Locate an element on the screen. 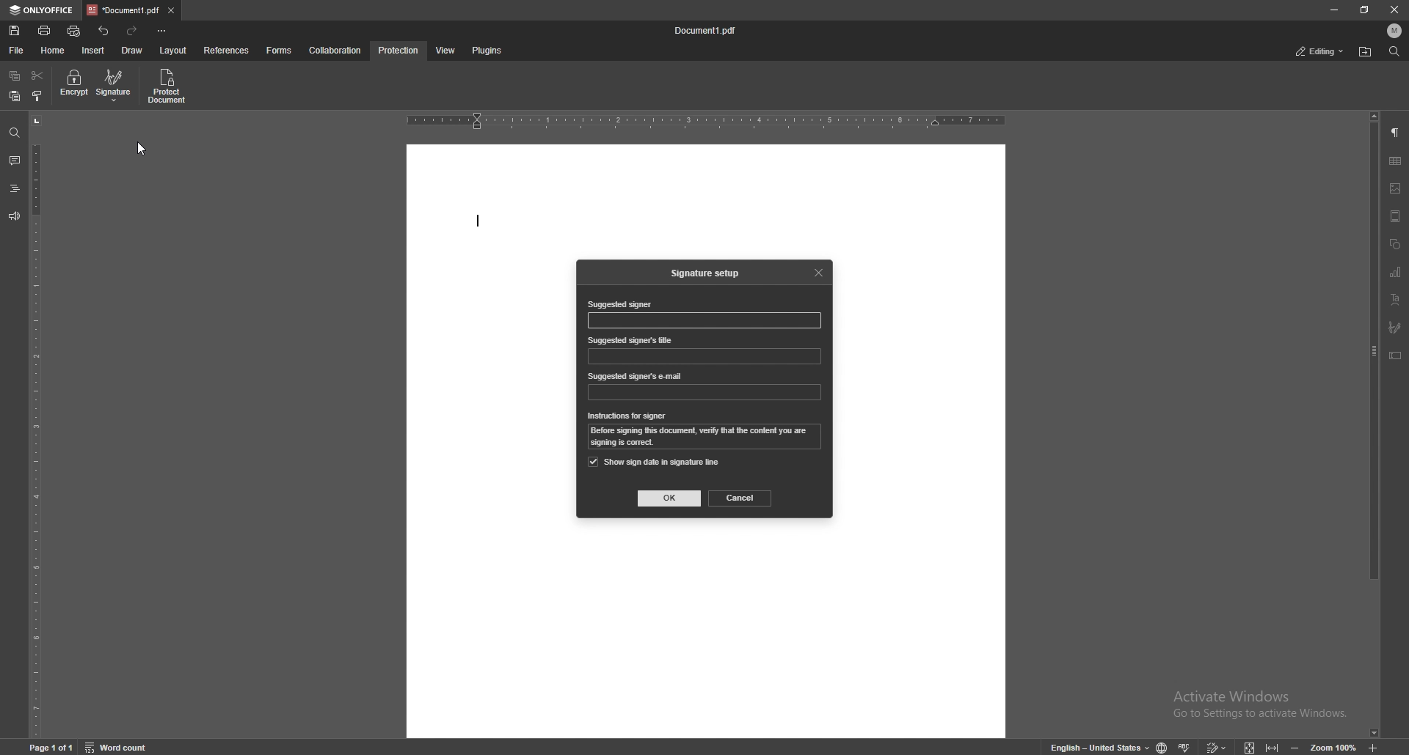 Image resolution: width=1409 pixels, height=755 pixels. feedback is located at coordinates (13, 216).